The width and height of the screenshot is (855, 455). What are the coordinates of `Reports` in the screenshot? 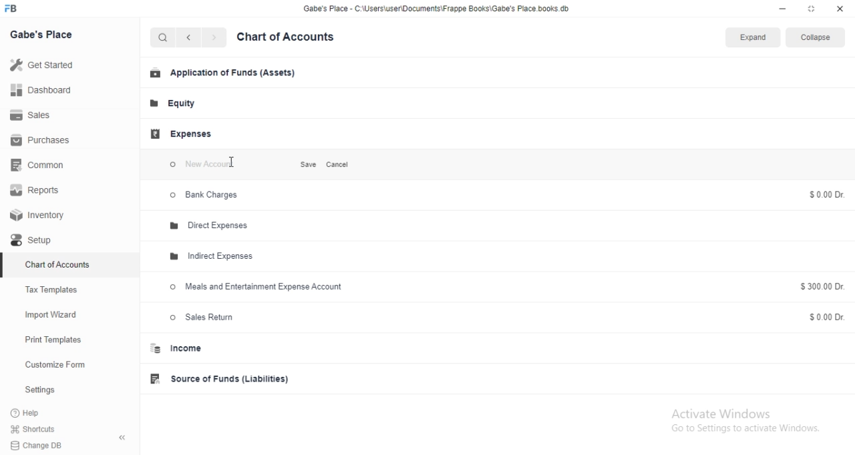 It's located at (38, 191).